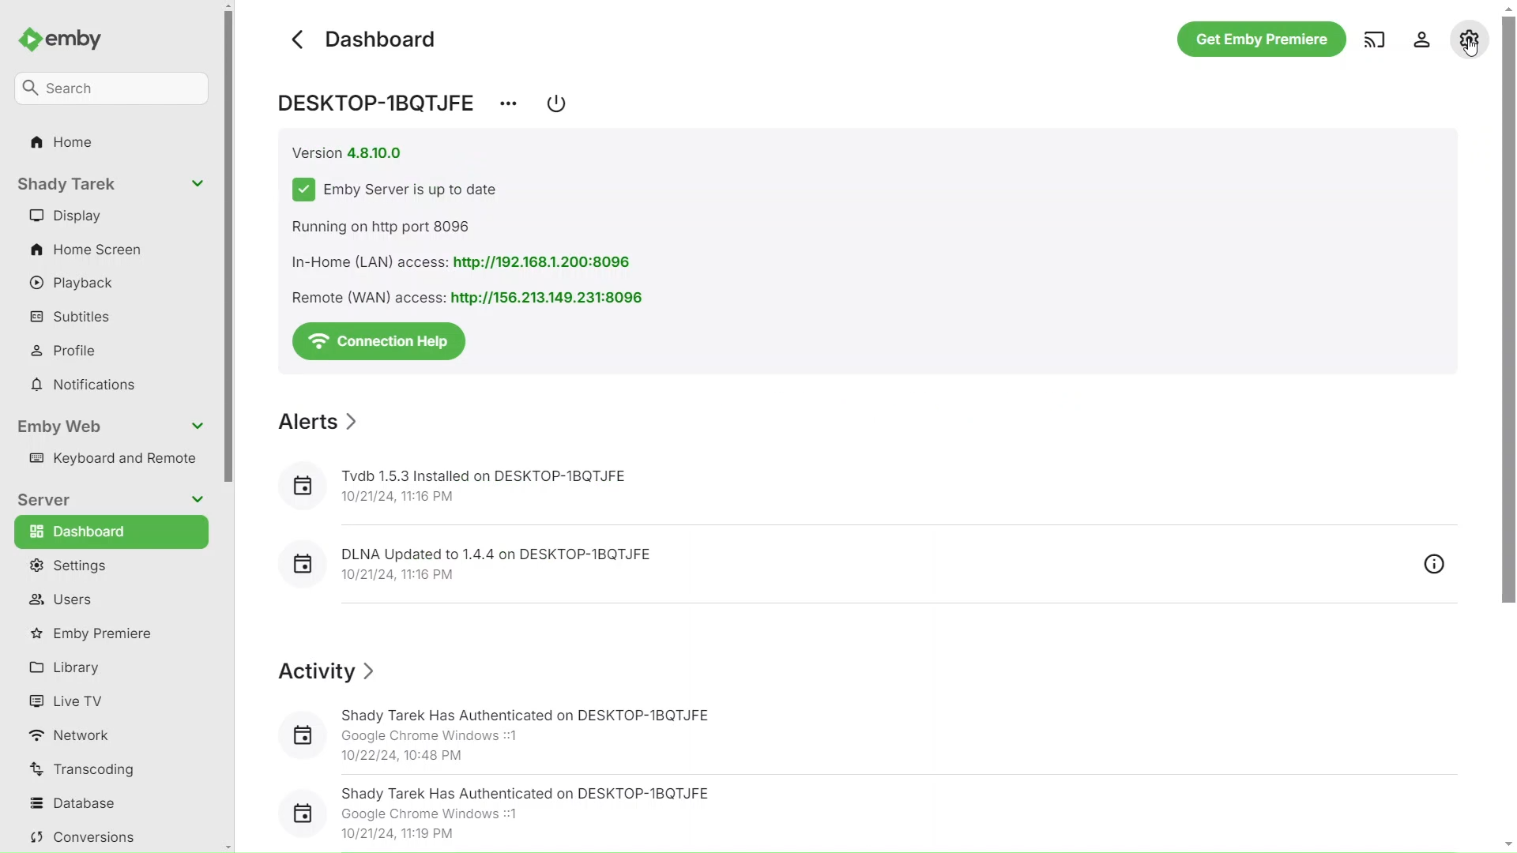 The image size is (1517, 853). What do you see at coordinates (229, 426) in the screenshot?
I see `scrollbar` at bounding box center [229, 426].